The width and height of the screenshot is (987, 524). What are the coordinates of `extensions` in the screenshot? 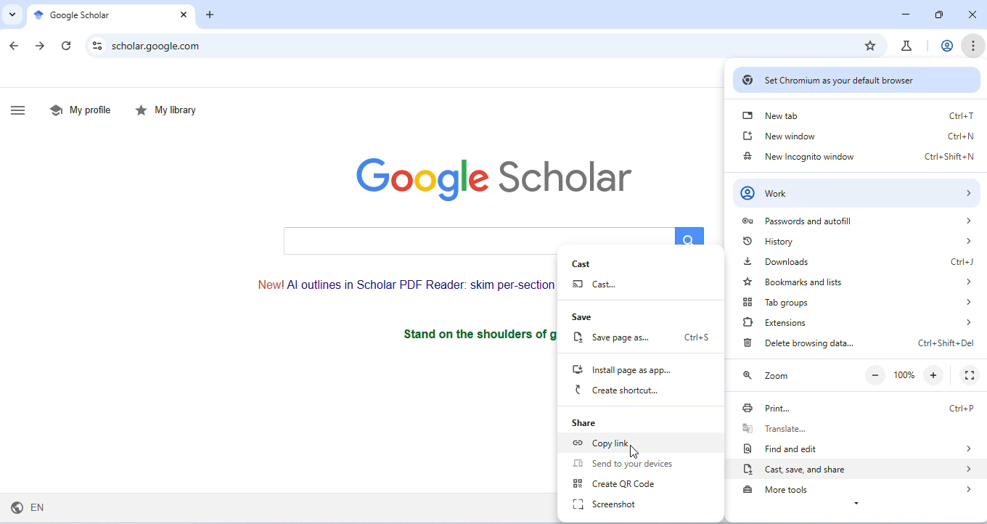 It's located at (857, 322).